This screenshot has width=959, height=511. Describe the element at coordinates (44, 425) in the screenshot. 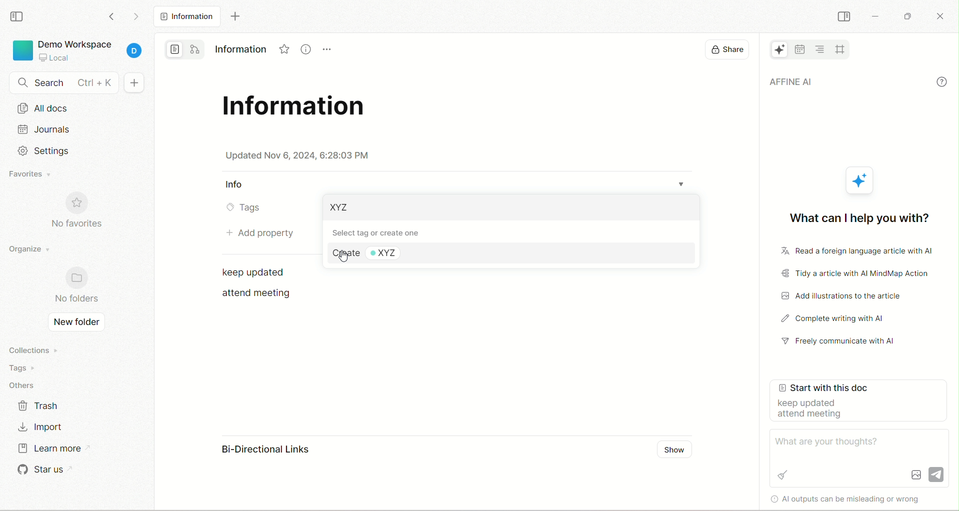

I see `import` at that location.